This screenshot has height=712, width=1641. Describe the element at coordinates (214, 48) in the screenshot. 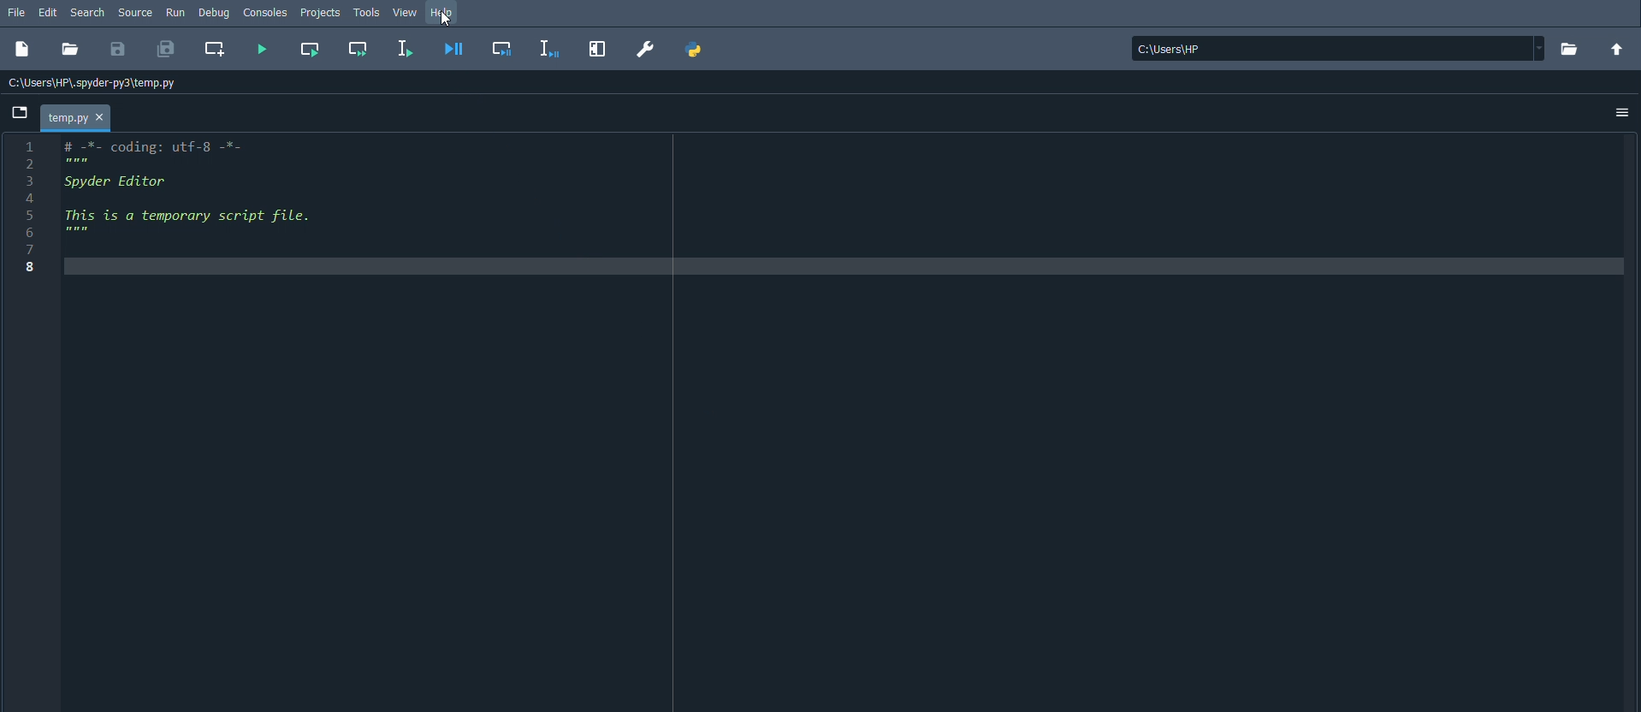

I see `Create new cell at the current line` at that location.